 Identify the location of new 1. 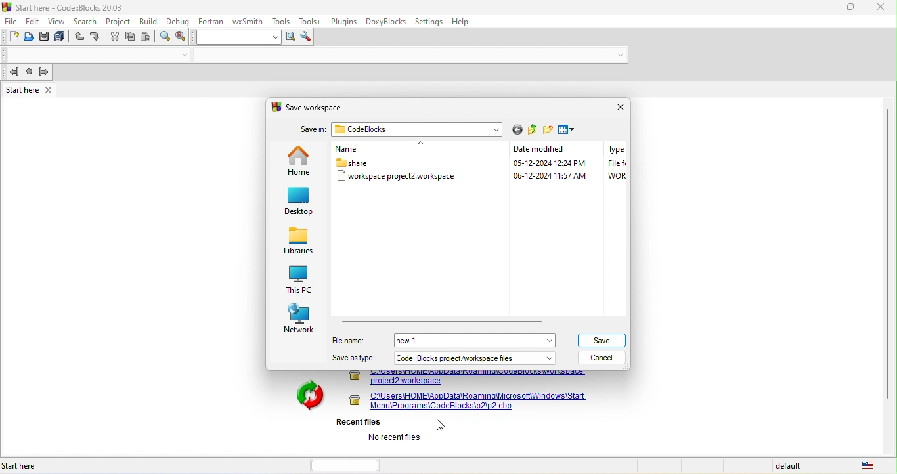
(418, 341).